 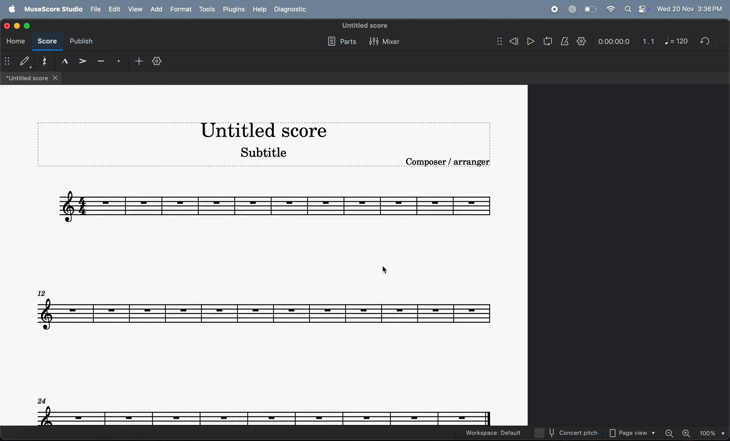 What do you see at coordinates (340, 42) in the screenshot?
I see `parts` at bounding box center [340, 42].